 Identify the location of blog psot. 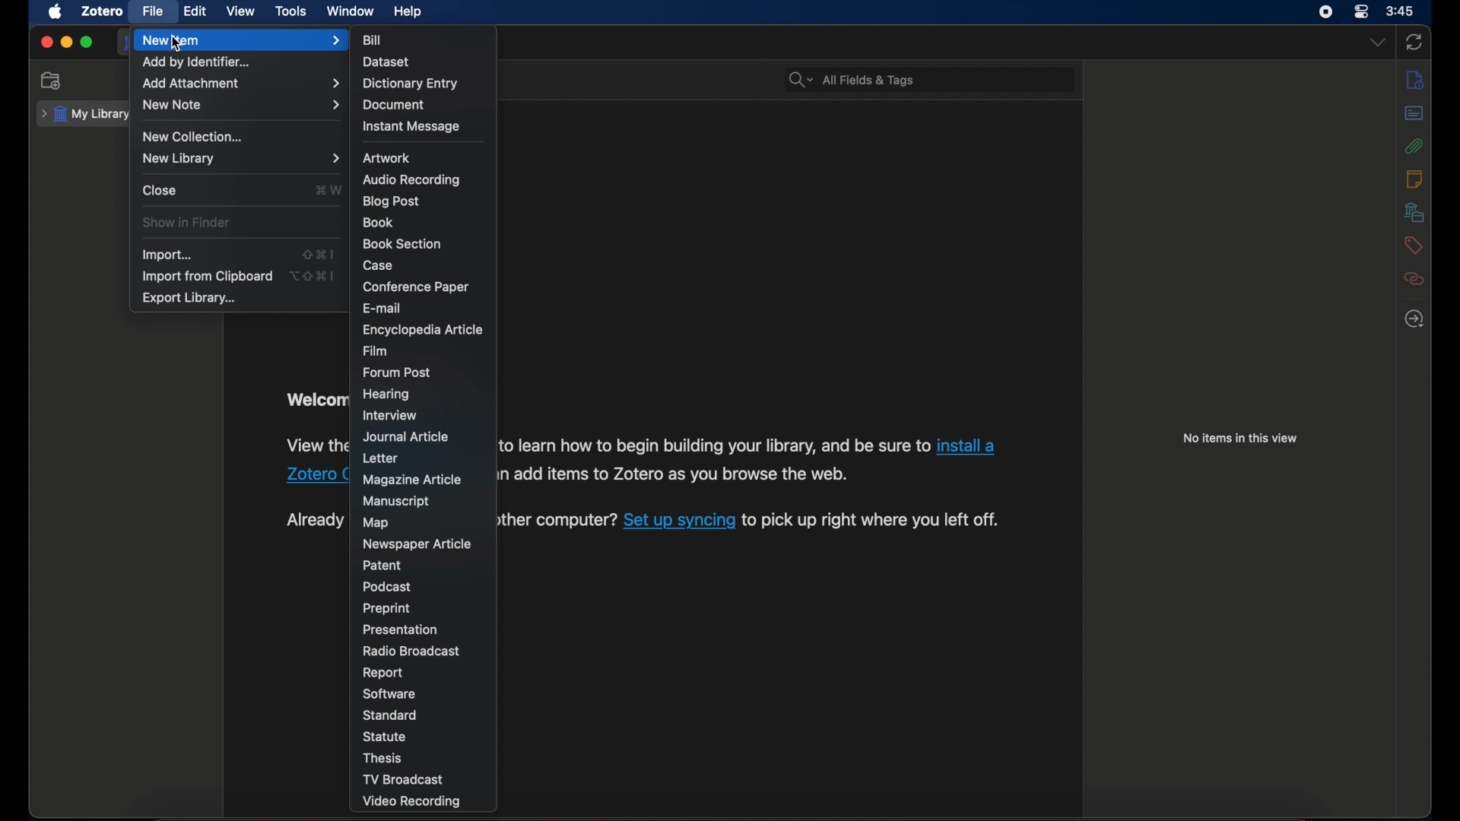
(389, 201).